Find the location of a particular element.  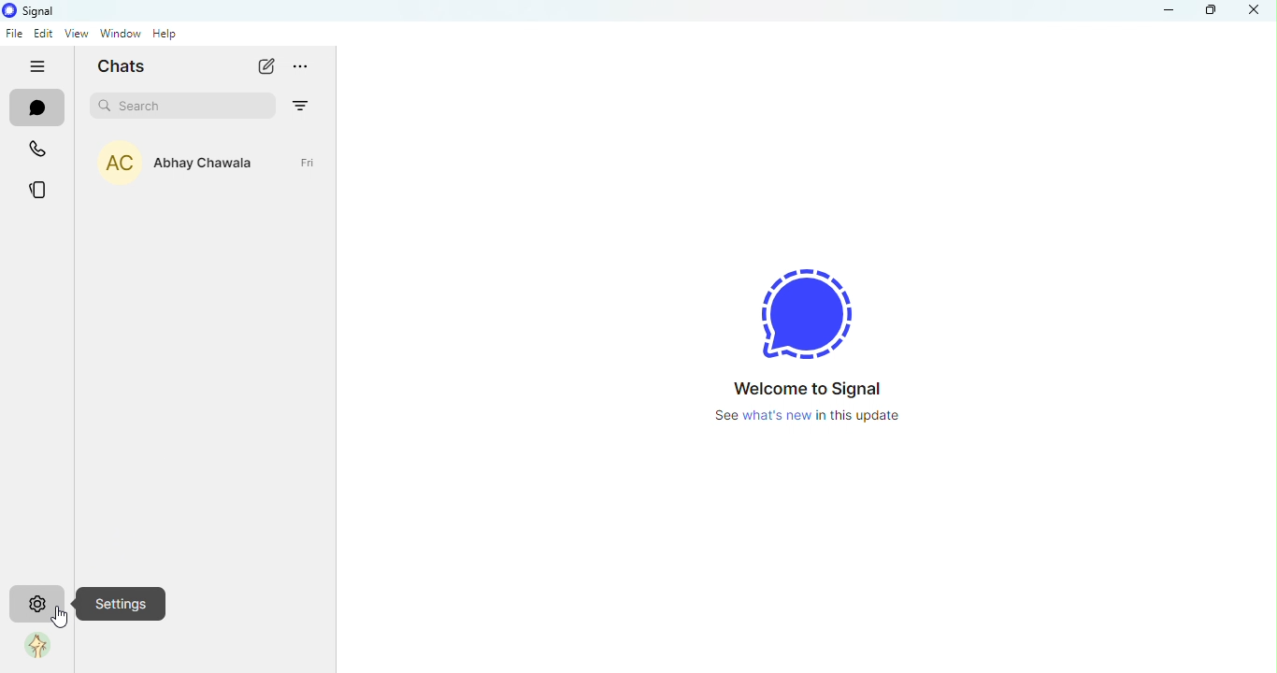

icon is located at coordinates (811, 304).